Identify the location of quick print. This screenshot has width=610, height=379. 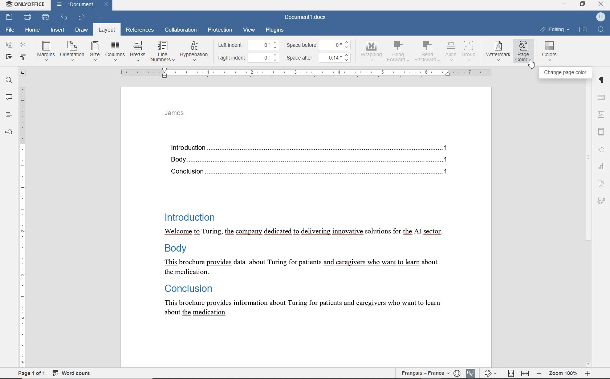
(46, 18).